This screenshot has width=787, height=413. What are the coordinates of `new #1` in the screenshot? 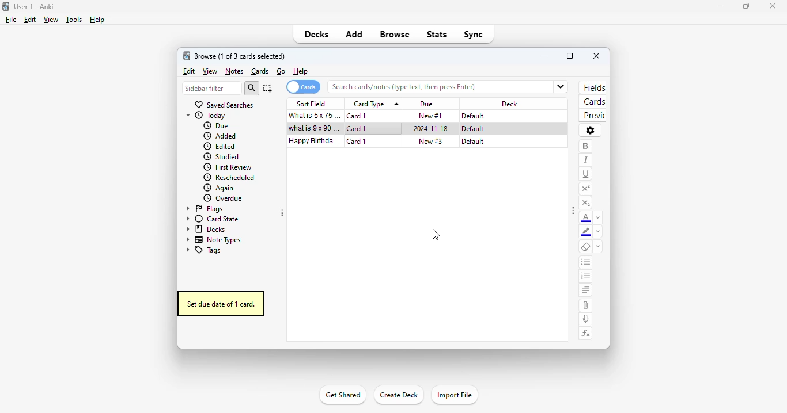 It's located at (431, 116).